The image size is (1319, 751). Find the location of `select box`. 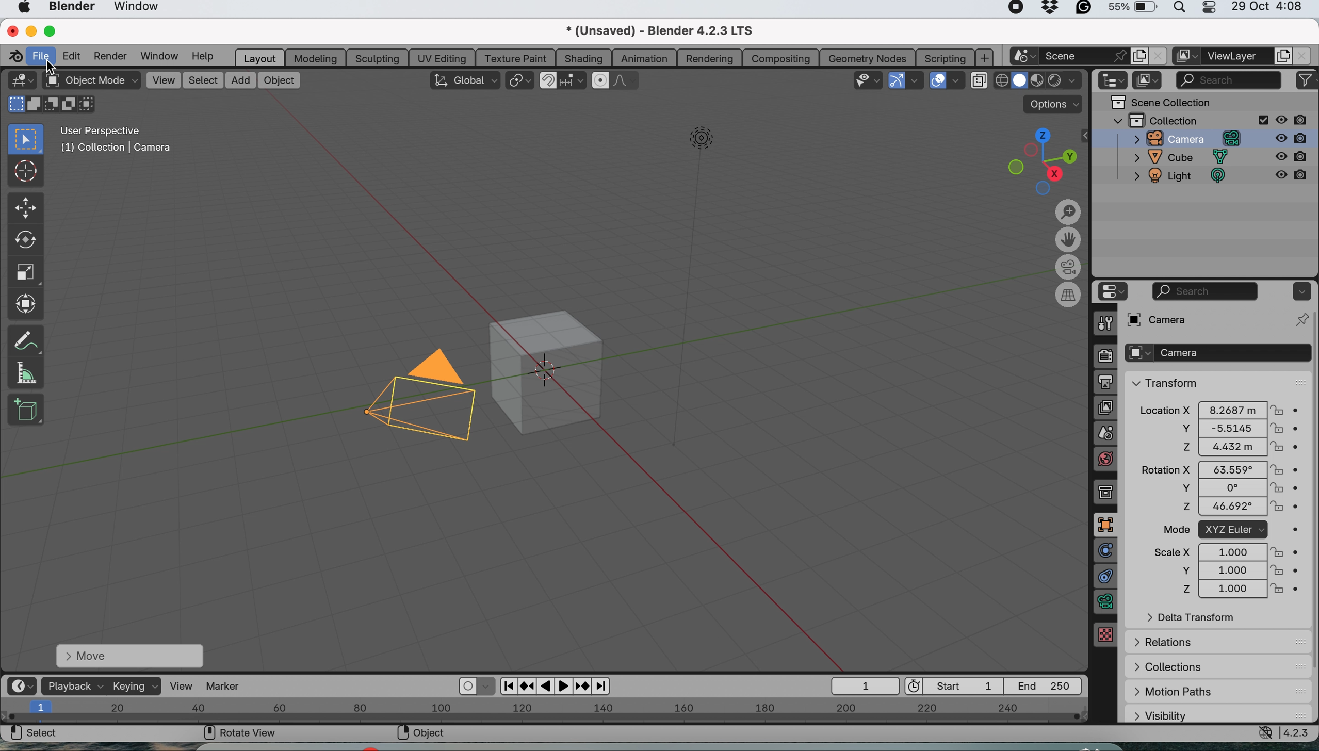

select box is located at coordinates (26, 140).